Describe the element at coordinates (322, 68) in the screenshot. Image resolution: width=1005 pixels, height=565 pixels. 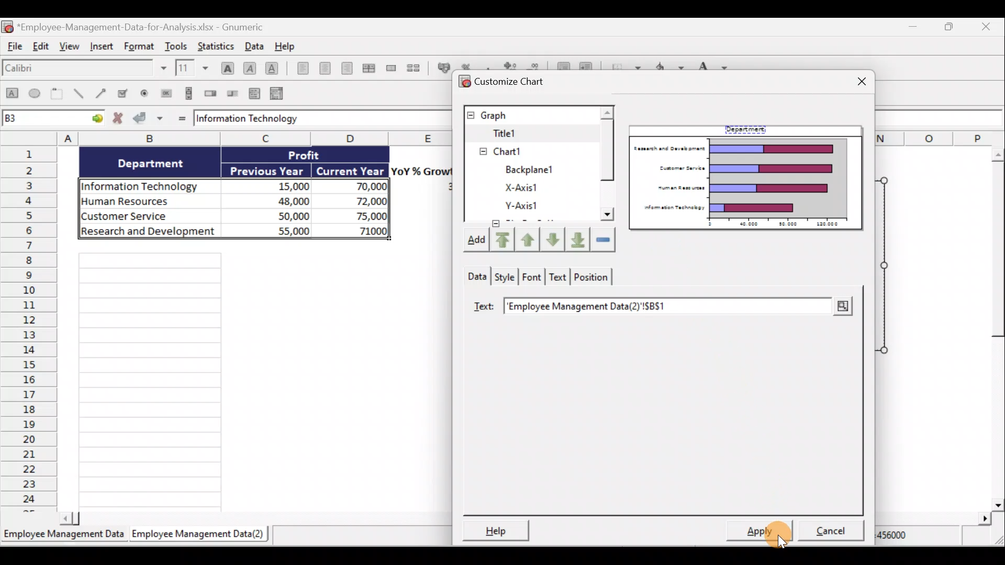
I see `Centre horizontally` at that location.